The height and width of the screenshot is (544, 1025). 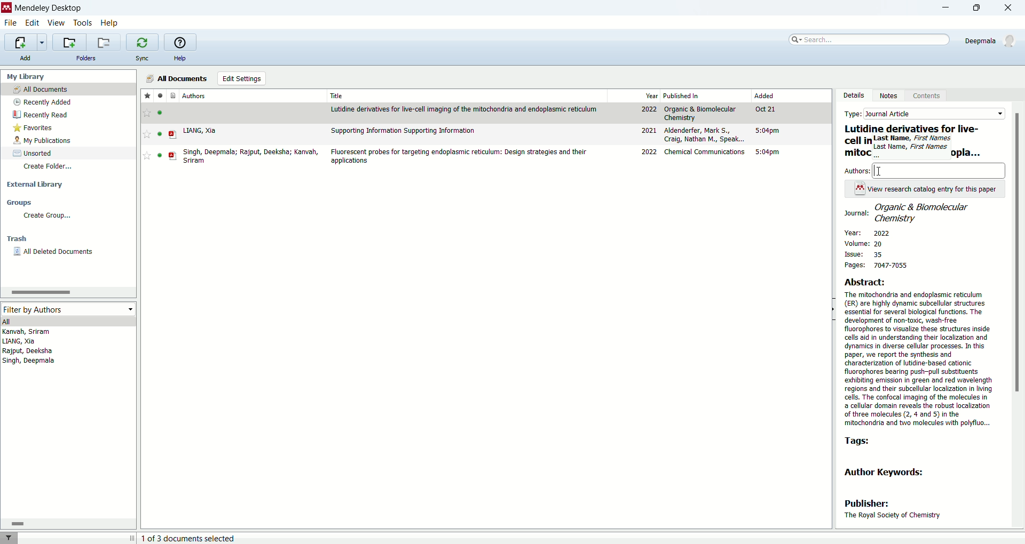 What do you see at coordinates (242, 79) in the screenshot?
I see `edit settings` at bounding box center [242, 79].